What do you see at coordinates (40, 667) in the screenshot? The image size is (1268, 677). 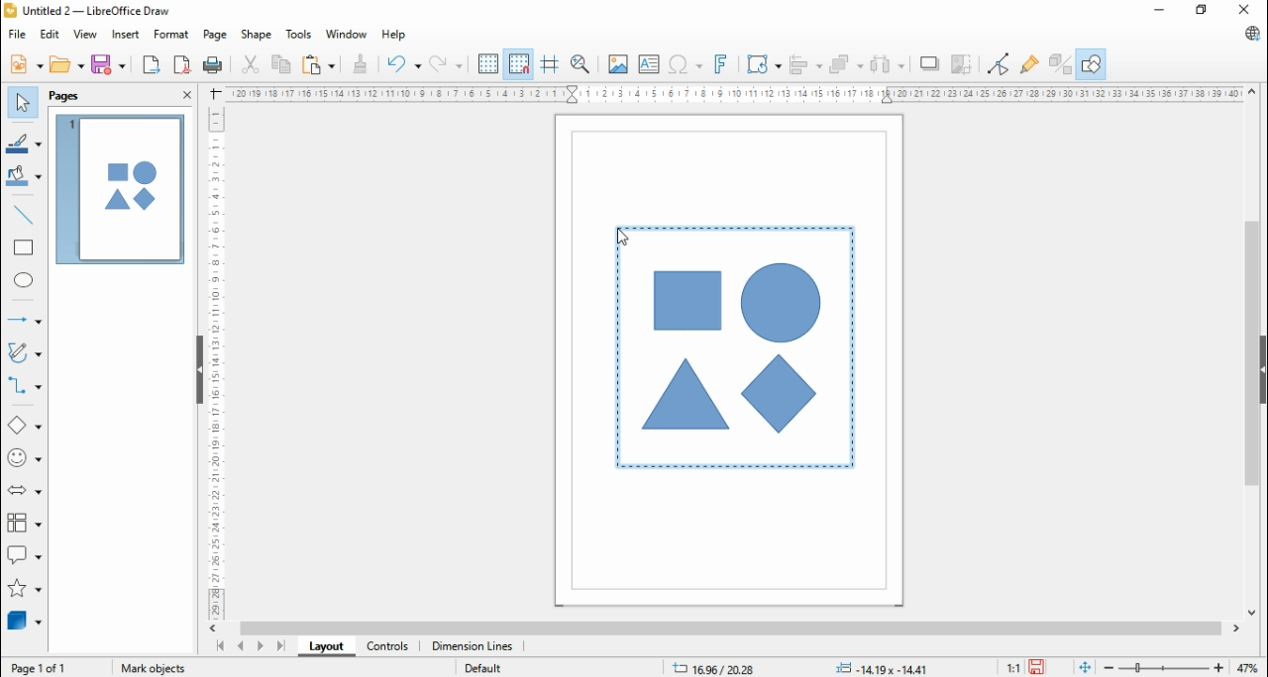 I see `page 1of 1` at bounding box center [40, 667].